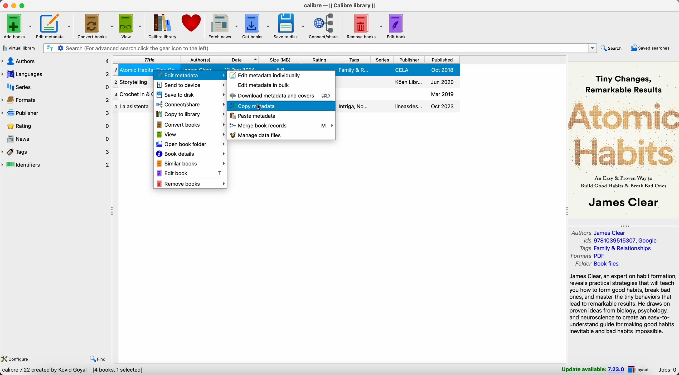  What do you see at coordinates (190, 76) in the screenshot?
I see `edit metadata` at bounding box center [190, 76].